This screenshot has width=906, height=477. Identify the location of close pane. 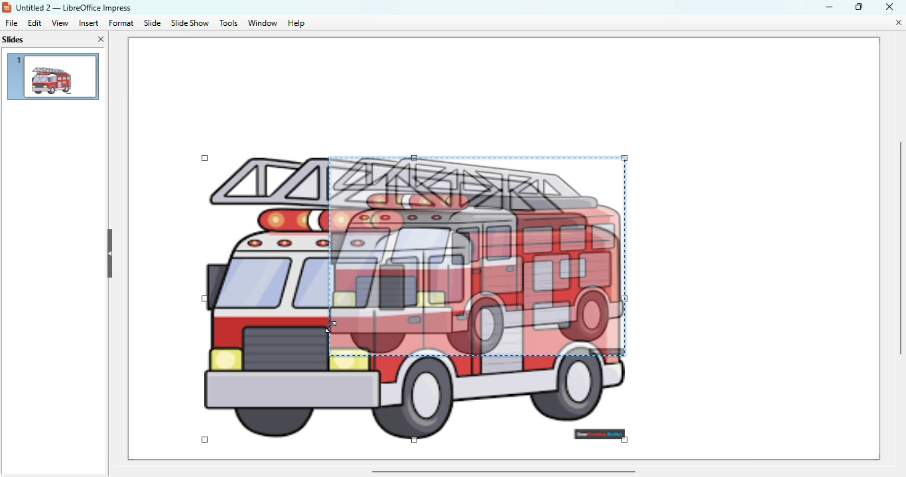
(101, 38).